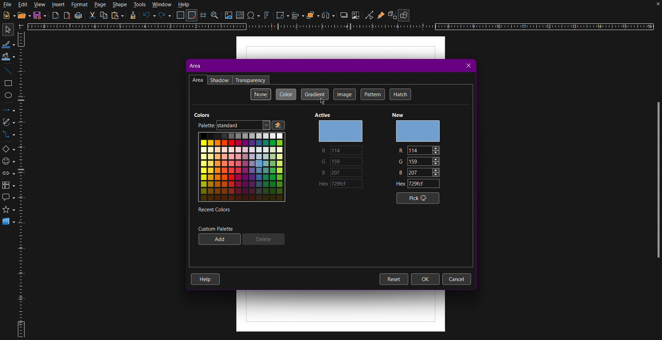 The image size is (662, 340). I want to click on , so click(398, 115).